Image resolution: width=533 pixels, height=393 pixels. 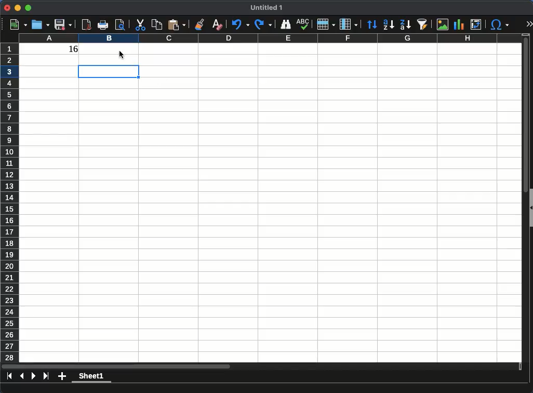 What do you see at coordinates (459, 25) in the screenshot?
I see `chart` at bounding box center [459, 25].